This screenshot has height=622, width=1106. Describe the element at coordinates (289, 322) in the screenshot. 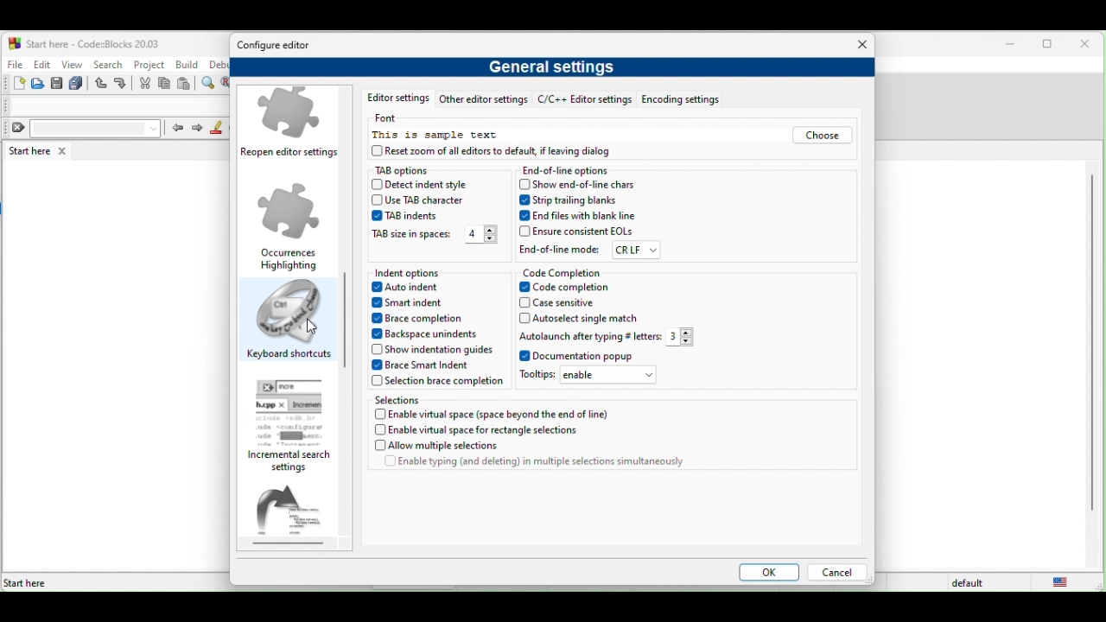

I see `keyboard shortcuts` at that location.